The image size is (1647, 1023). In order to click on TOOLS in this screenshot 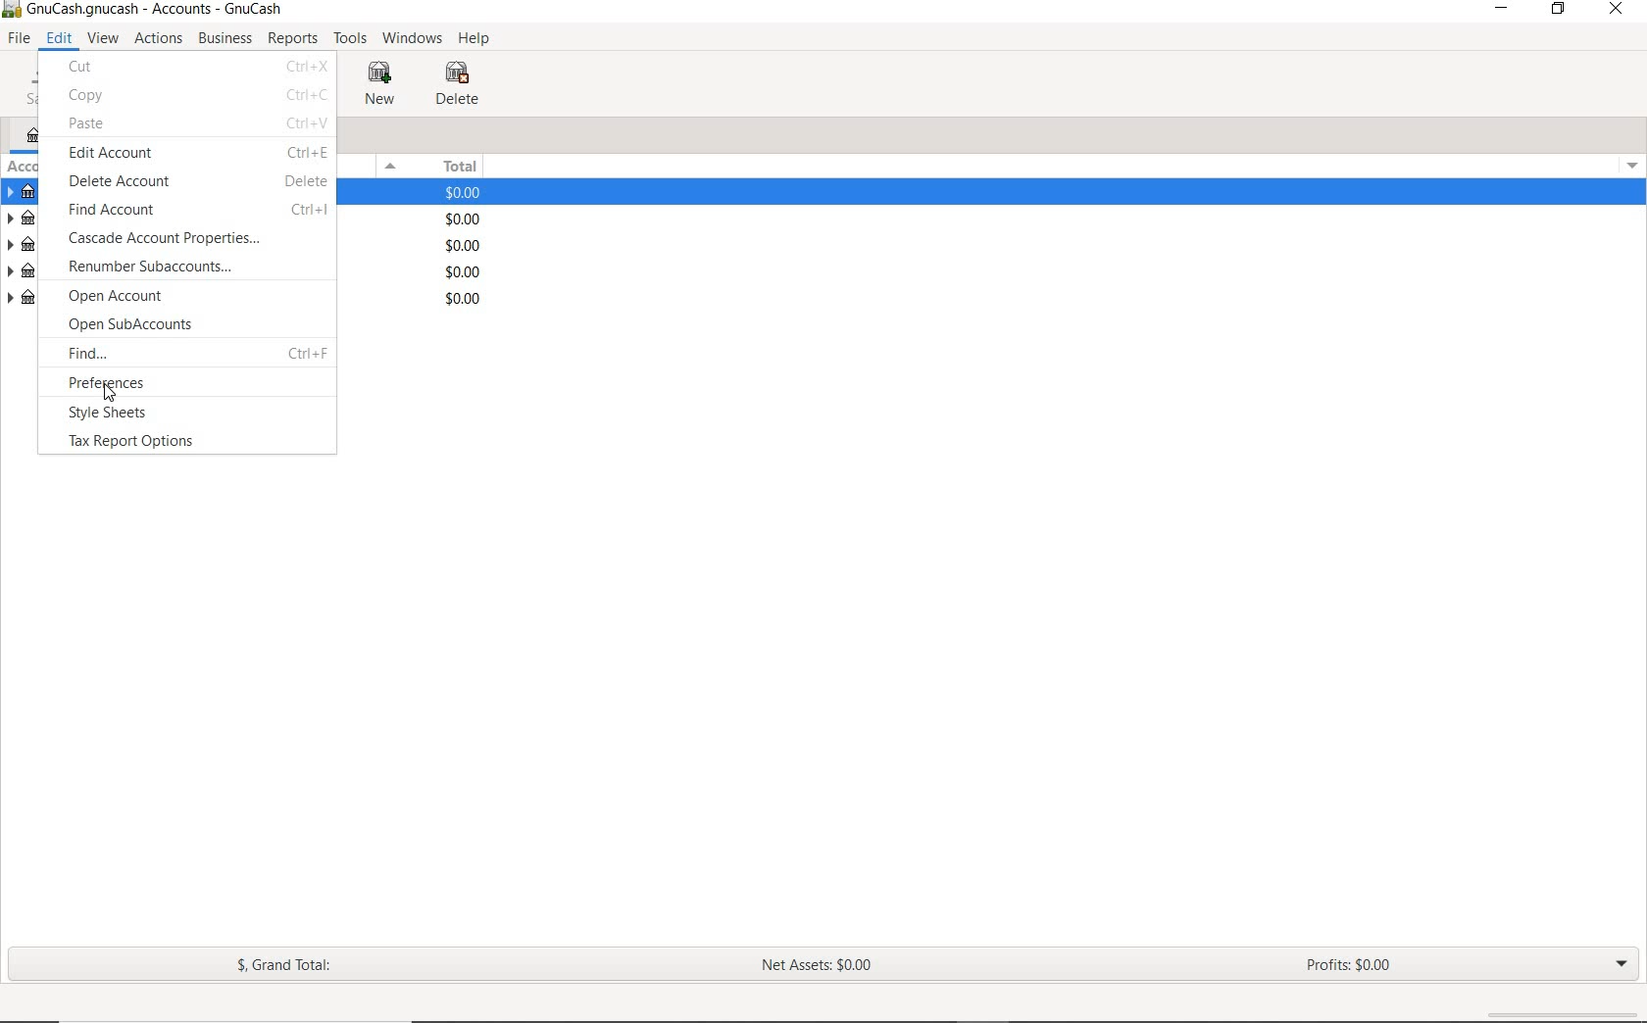, I will do `click(350, 39)`.